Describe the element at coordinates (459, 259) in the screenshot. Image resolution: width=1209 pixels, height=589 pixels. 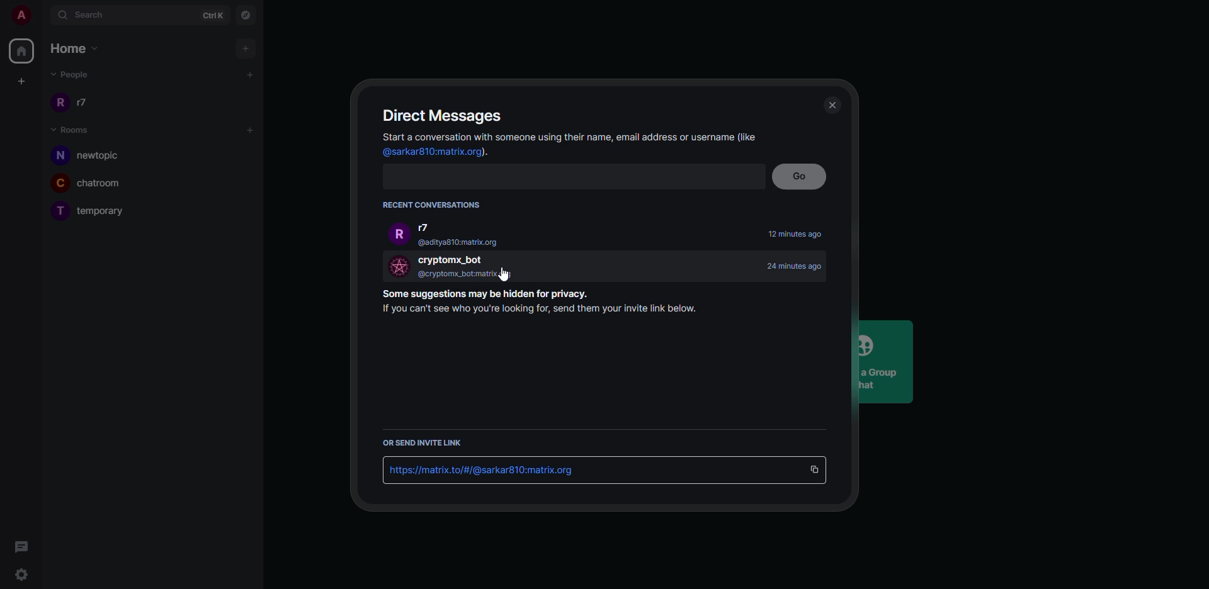
I see `bot` at that location.